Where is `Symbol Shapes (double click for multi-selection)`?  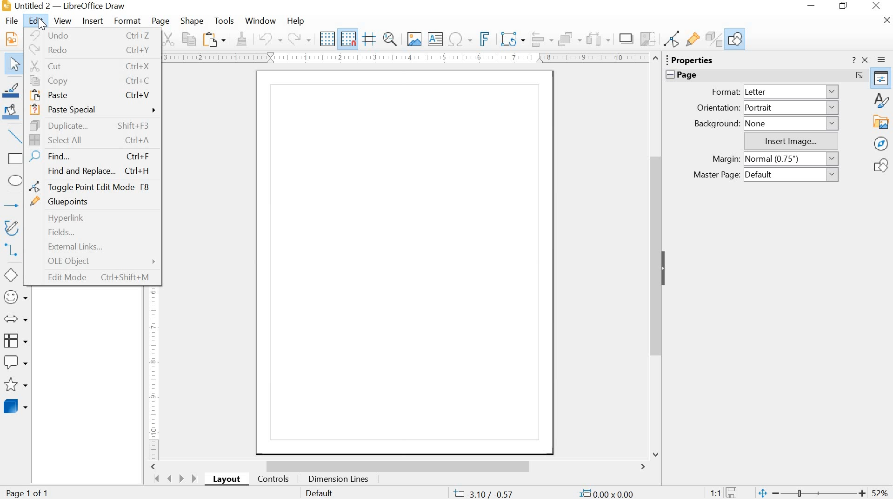 Symbol Shapes (double click for multi-selection) is located at coordinates (17, 295).